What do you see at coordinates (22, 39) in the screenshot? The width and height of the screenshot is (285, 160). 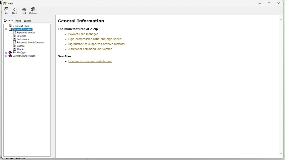 I see `Performance` at bounding box center [22, 39].